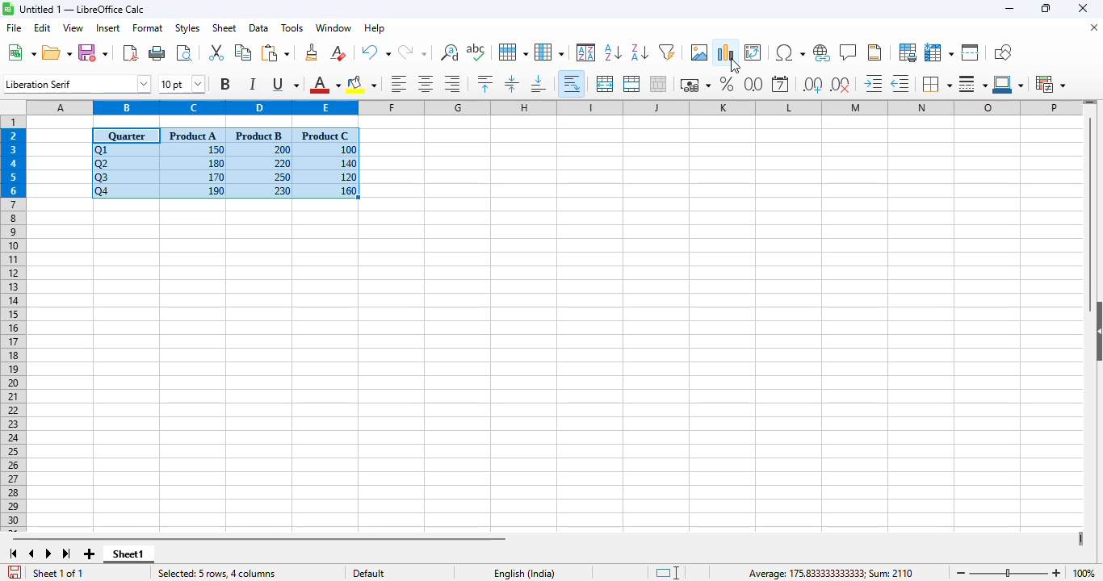  I want to click on delete decimal, so click(841, 84).